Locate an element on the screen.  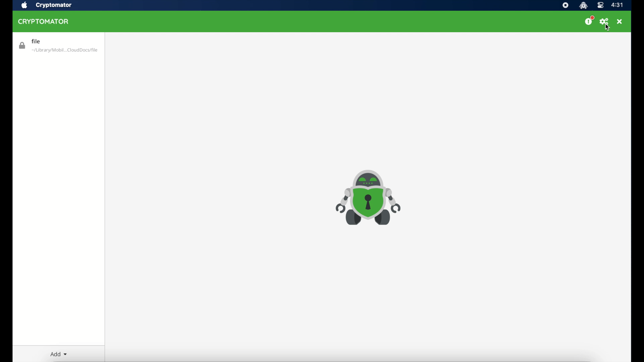
cryptomator is located at coordinates (44, 22).